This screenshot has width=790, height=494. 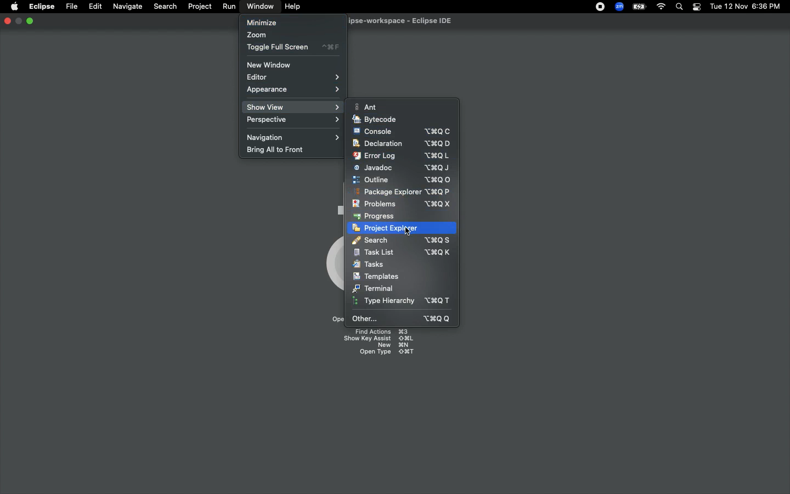 What do you see at coordinates (296, 77) in the screenshot?
I see `Editor` at bounding box center [296, 77].